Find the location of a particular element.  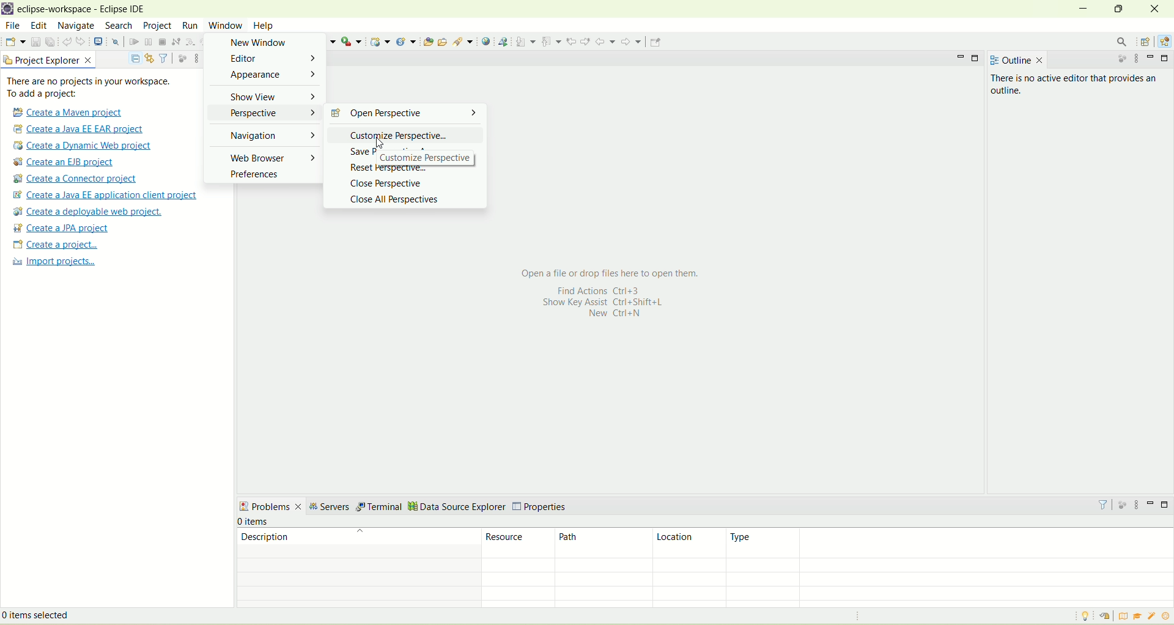

eclipse workspace-Eclipse IDE is located at coordinates (86, 10).